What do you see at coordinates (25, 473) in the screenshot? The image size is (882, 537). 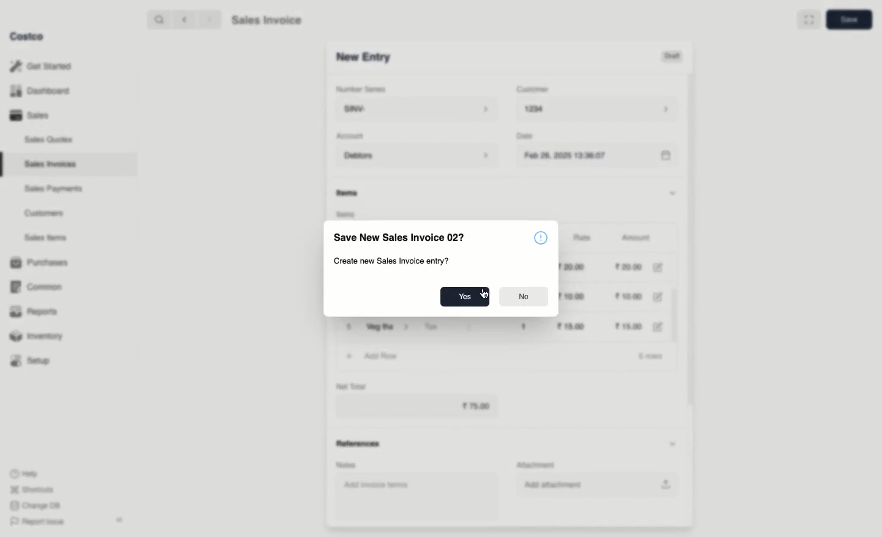 I see `Help` at bounding box center [25, 473].